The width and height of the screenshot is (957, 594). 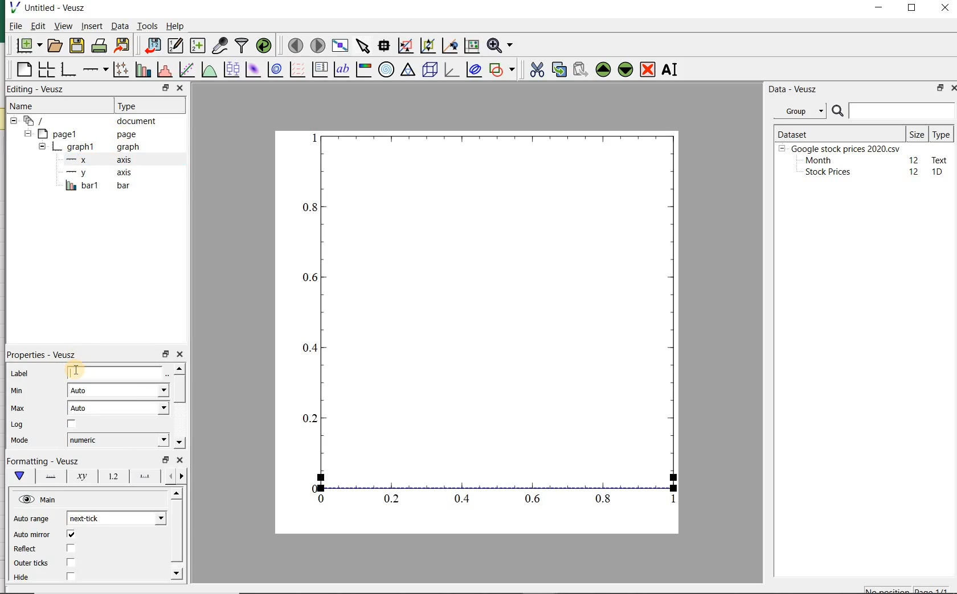 I want to click on Type, so click(x=941, y=134).